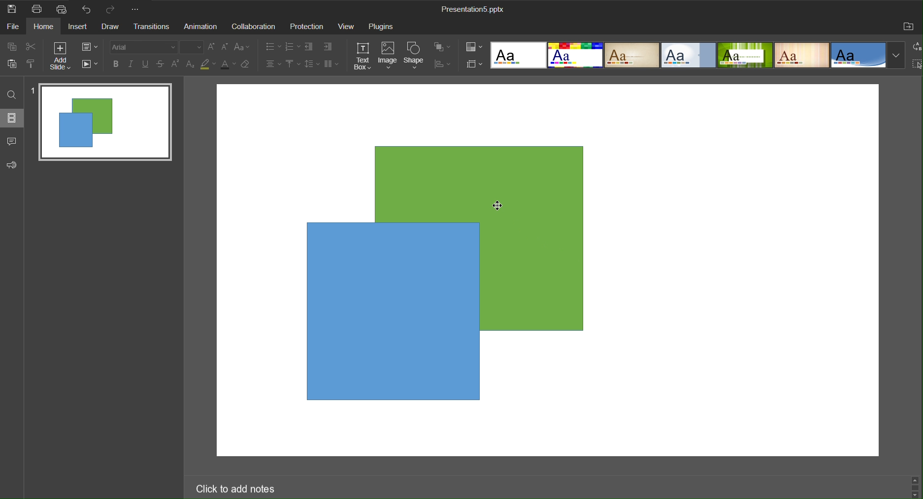  I want to click on Draw, so click(114, 27).